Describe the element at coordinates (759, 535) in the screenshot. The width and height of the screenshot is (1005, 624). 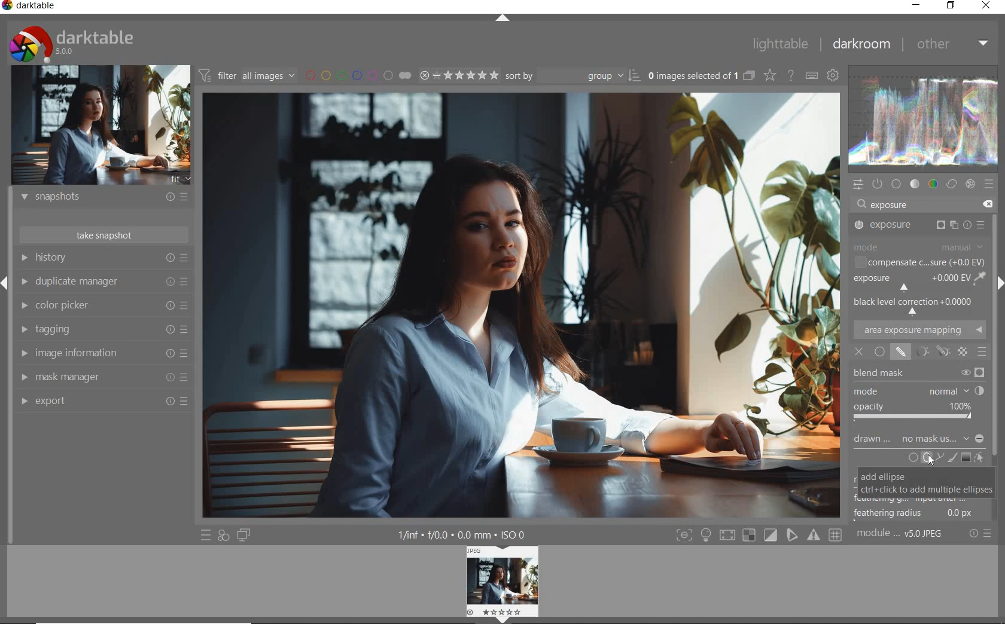
I see `toggle modes` at that location.